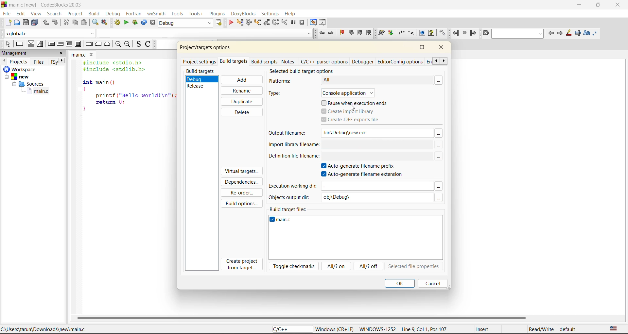 This screenshot has height=334, width=628. What do you see at coordinates (104, 22) in the screenshot?
I see `replace` at bounding box center [104, 22].